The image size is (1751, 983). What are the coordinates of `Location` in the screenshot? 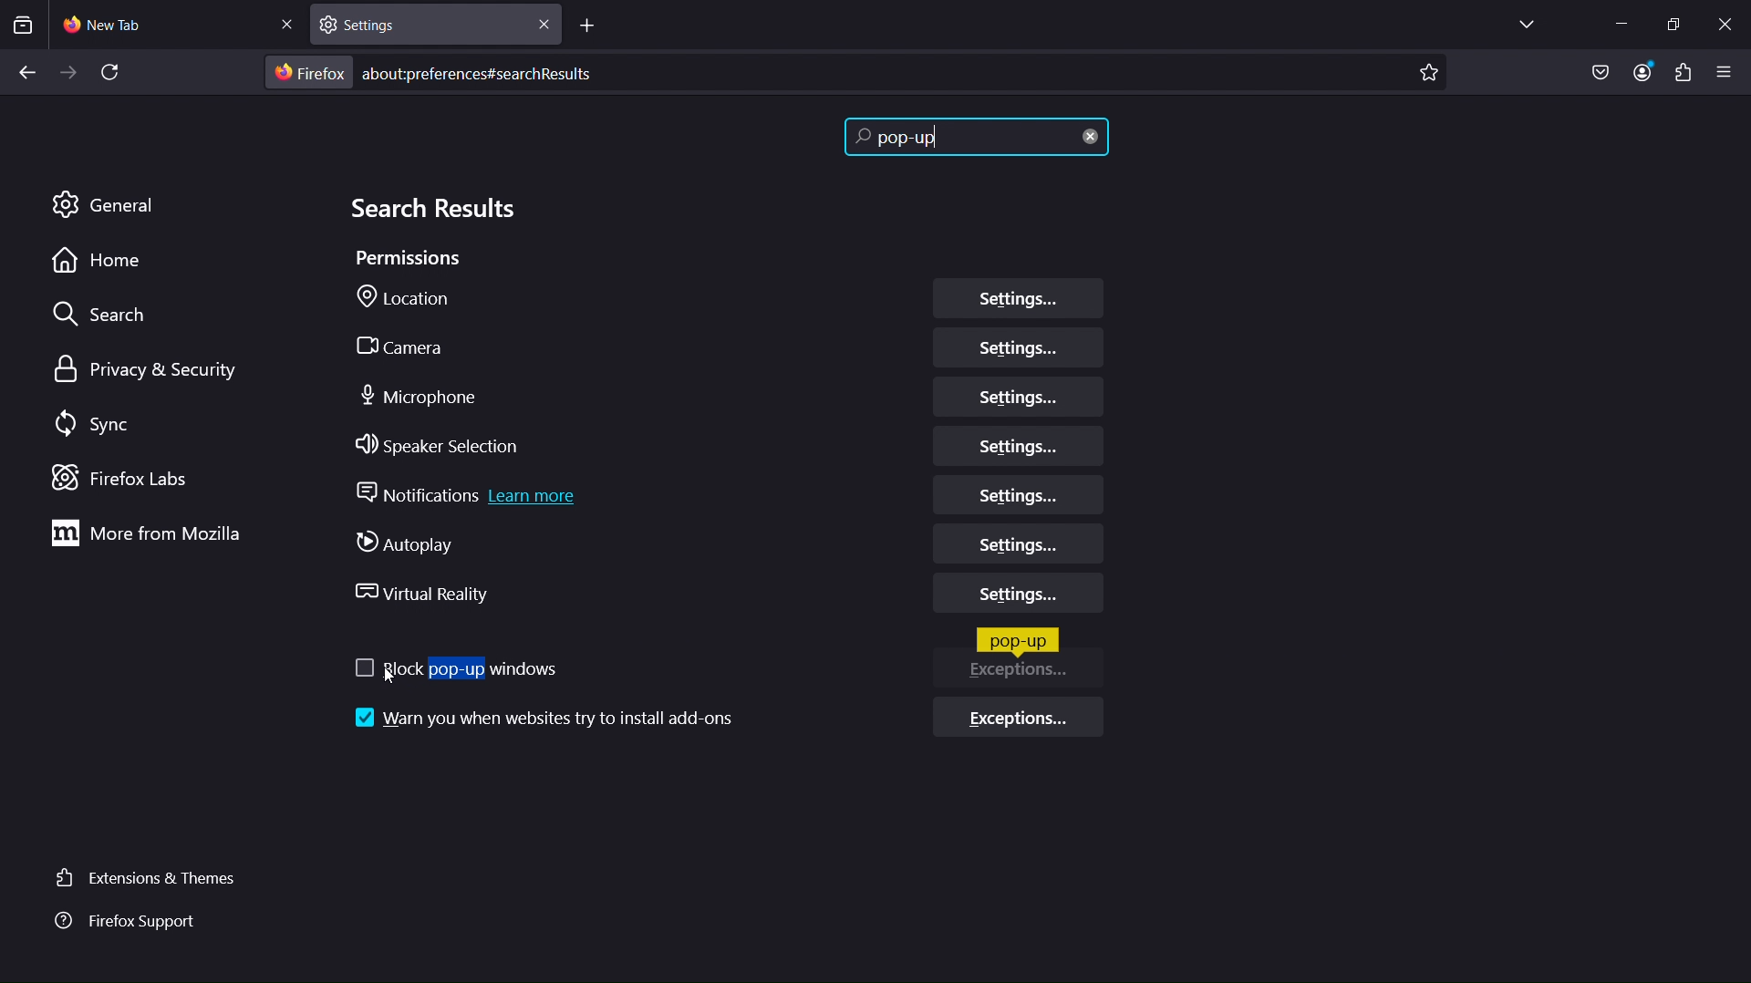 It's located at (411, 299).